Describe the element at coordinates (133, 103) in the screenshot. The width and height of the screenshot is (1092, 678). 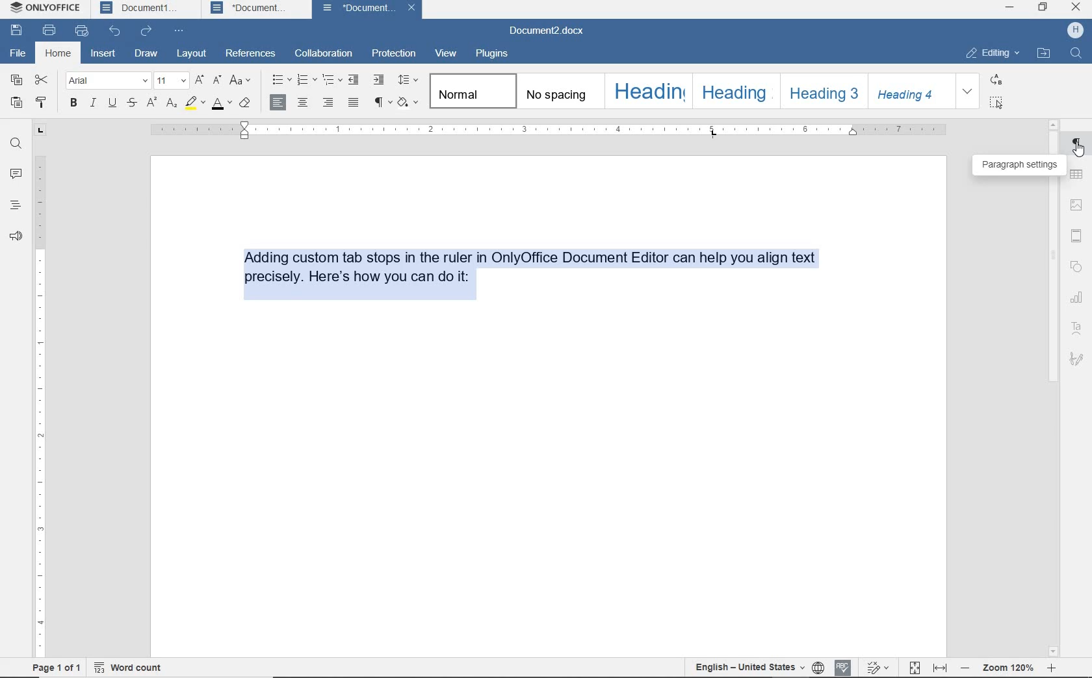
I see `strikethrough` at that location.